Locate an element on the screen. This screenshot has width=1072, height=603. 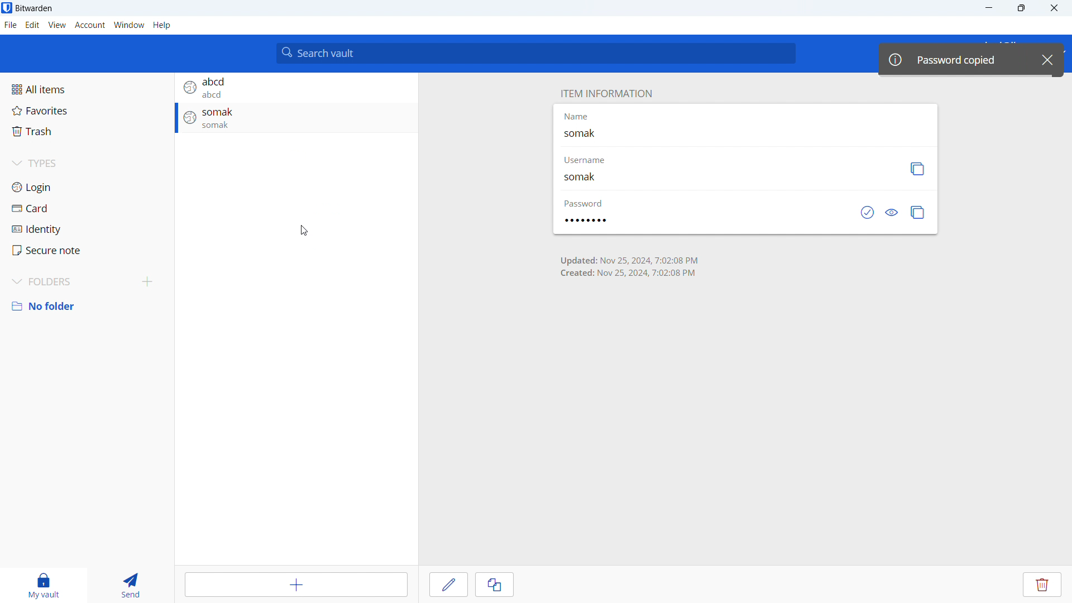
add folder is located at coordinates (146, 283).